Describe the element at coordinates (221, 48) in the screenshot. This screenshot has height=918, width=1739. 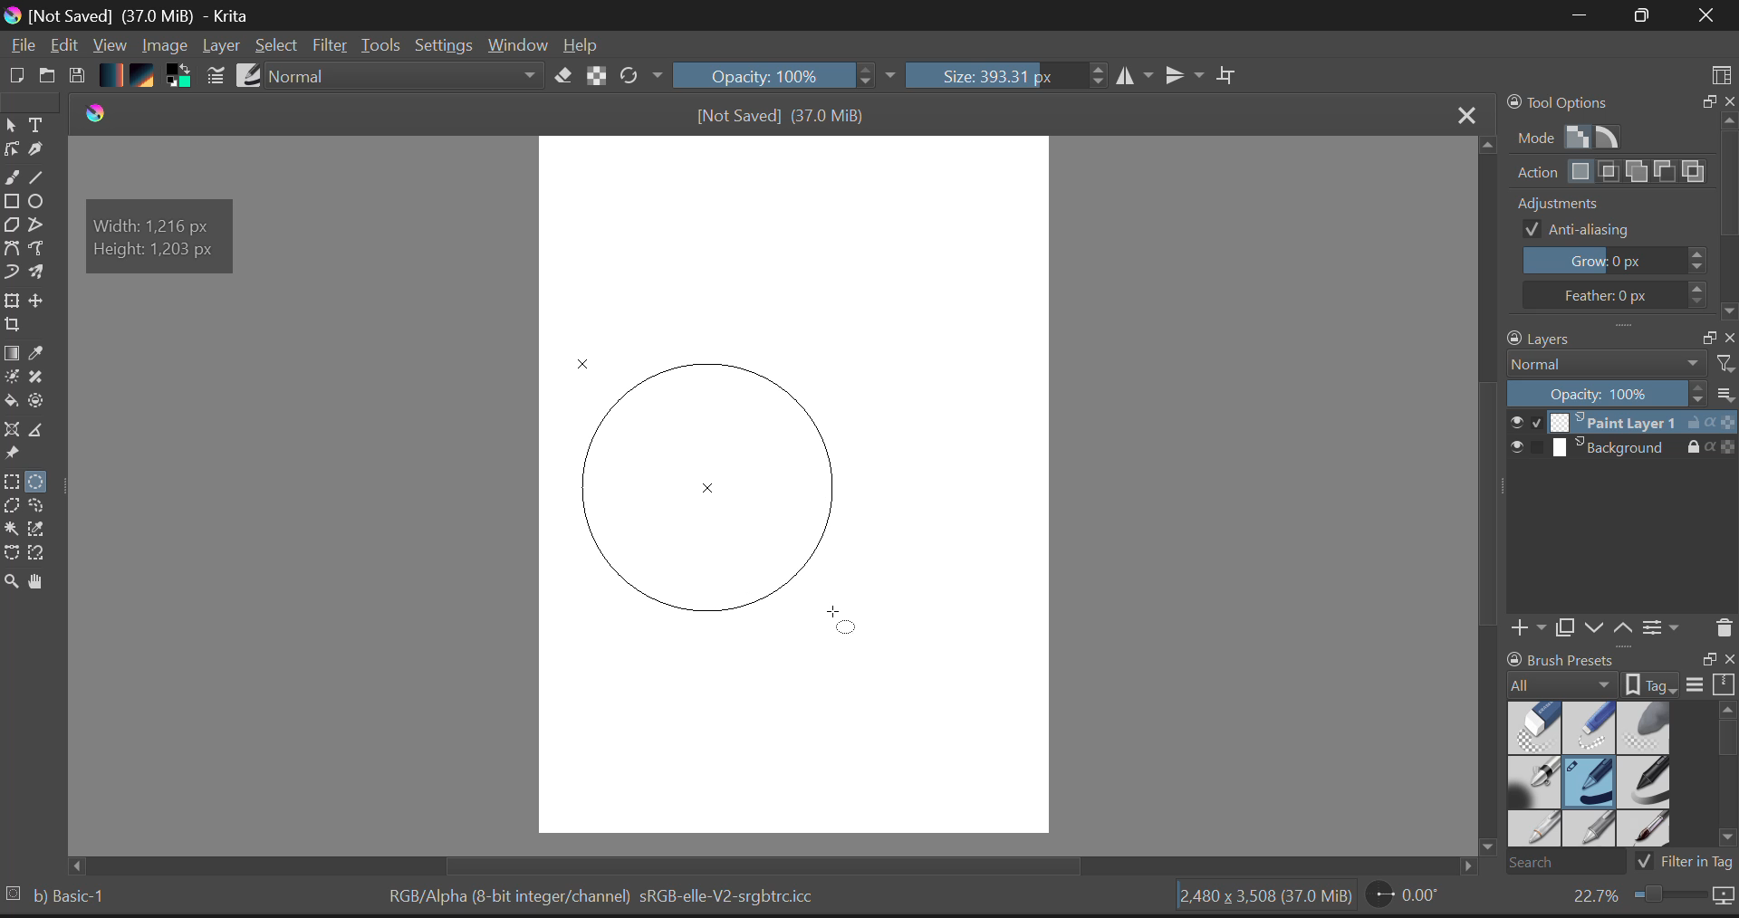
I see `Layer` at that location.